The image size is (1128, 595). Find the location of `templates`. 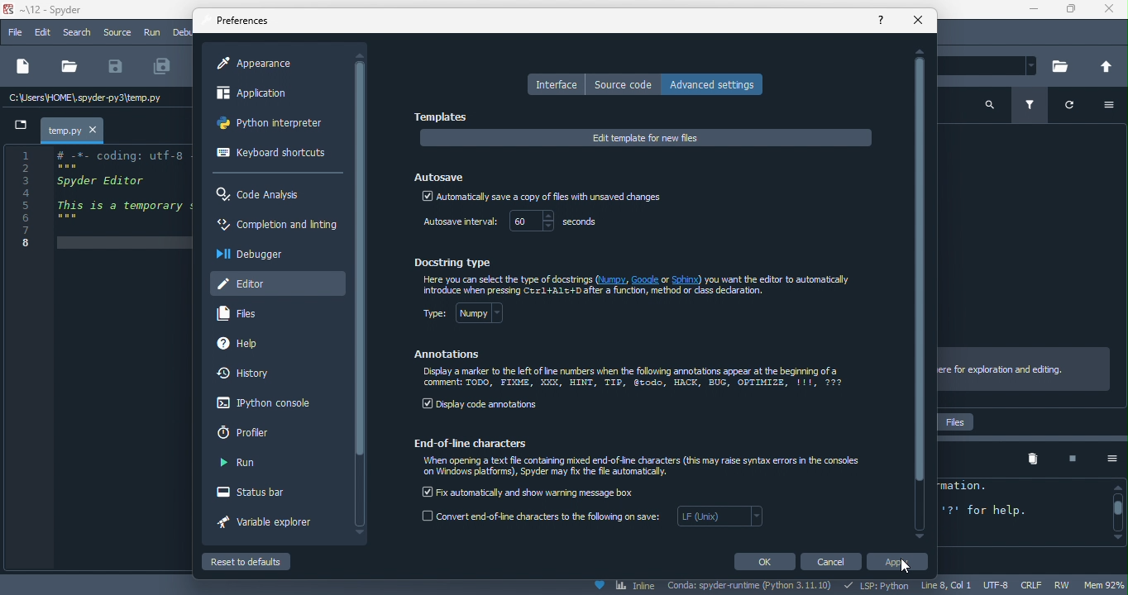

templates is located at coordinates (445, 117).